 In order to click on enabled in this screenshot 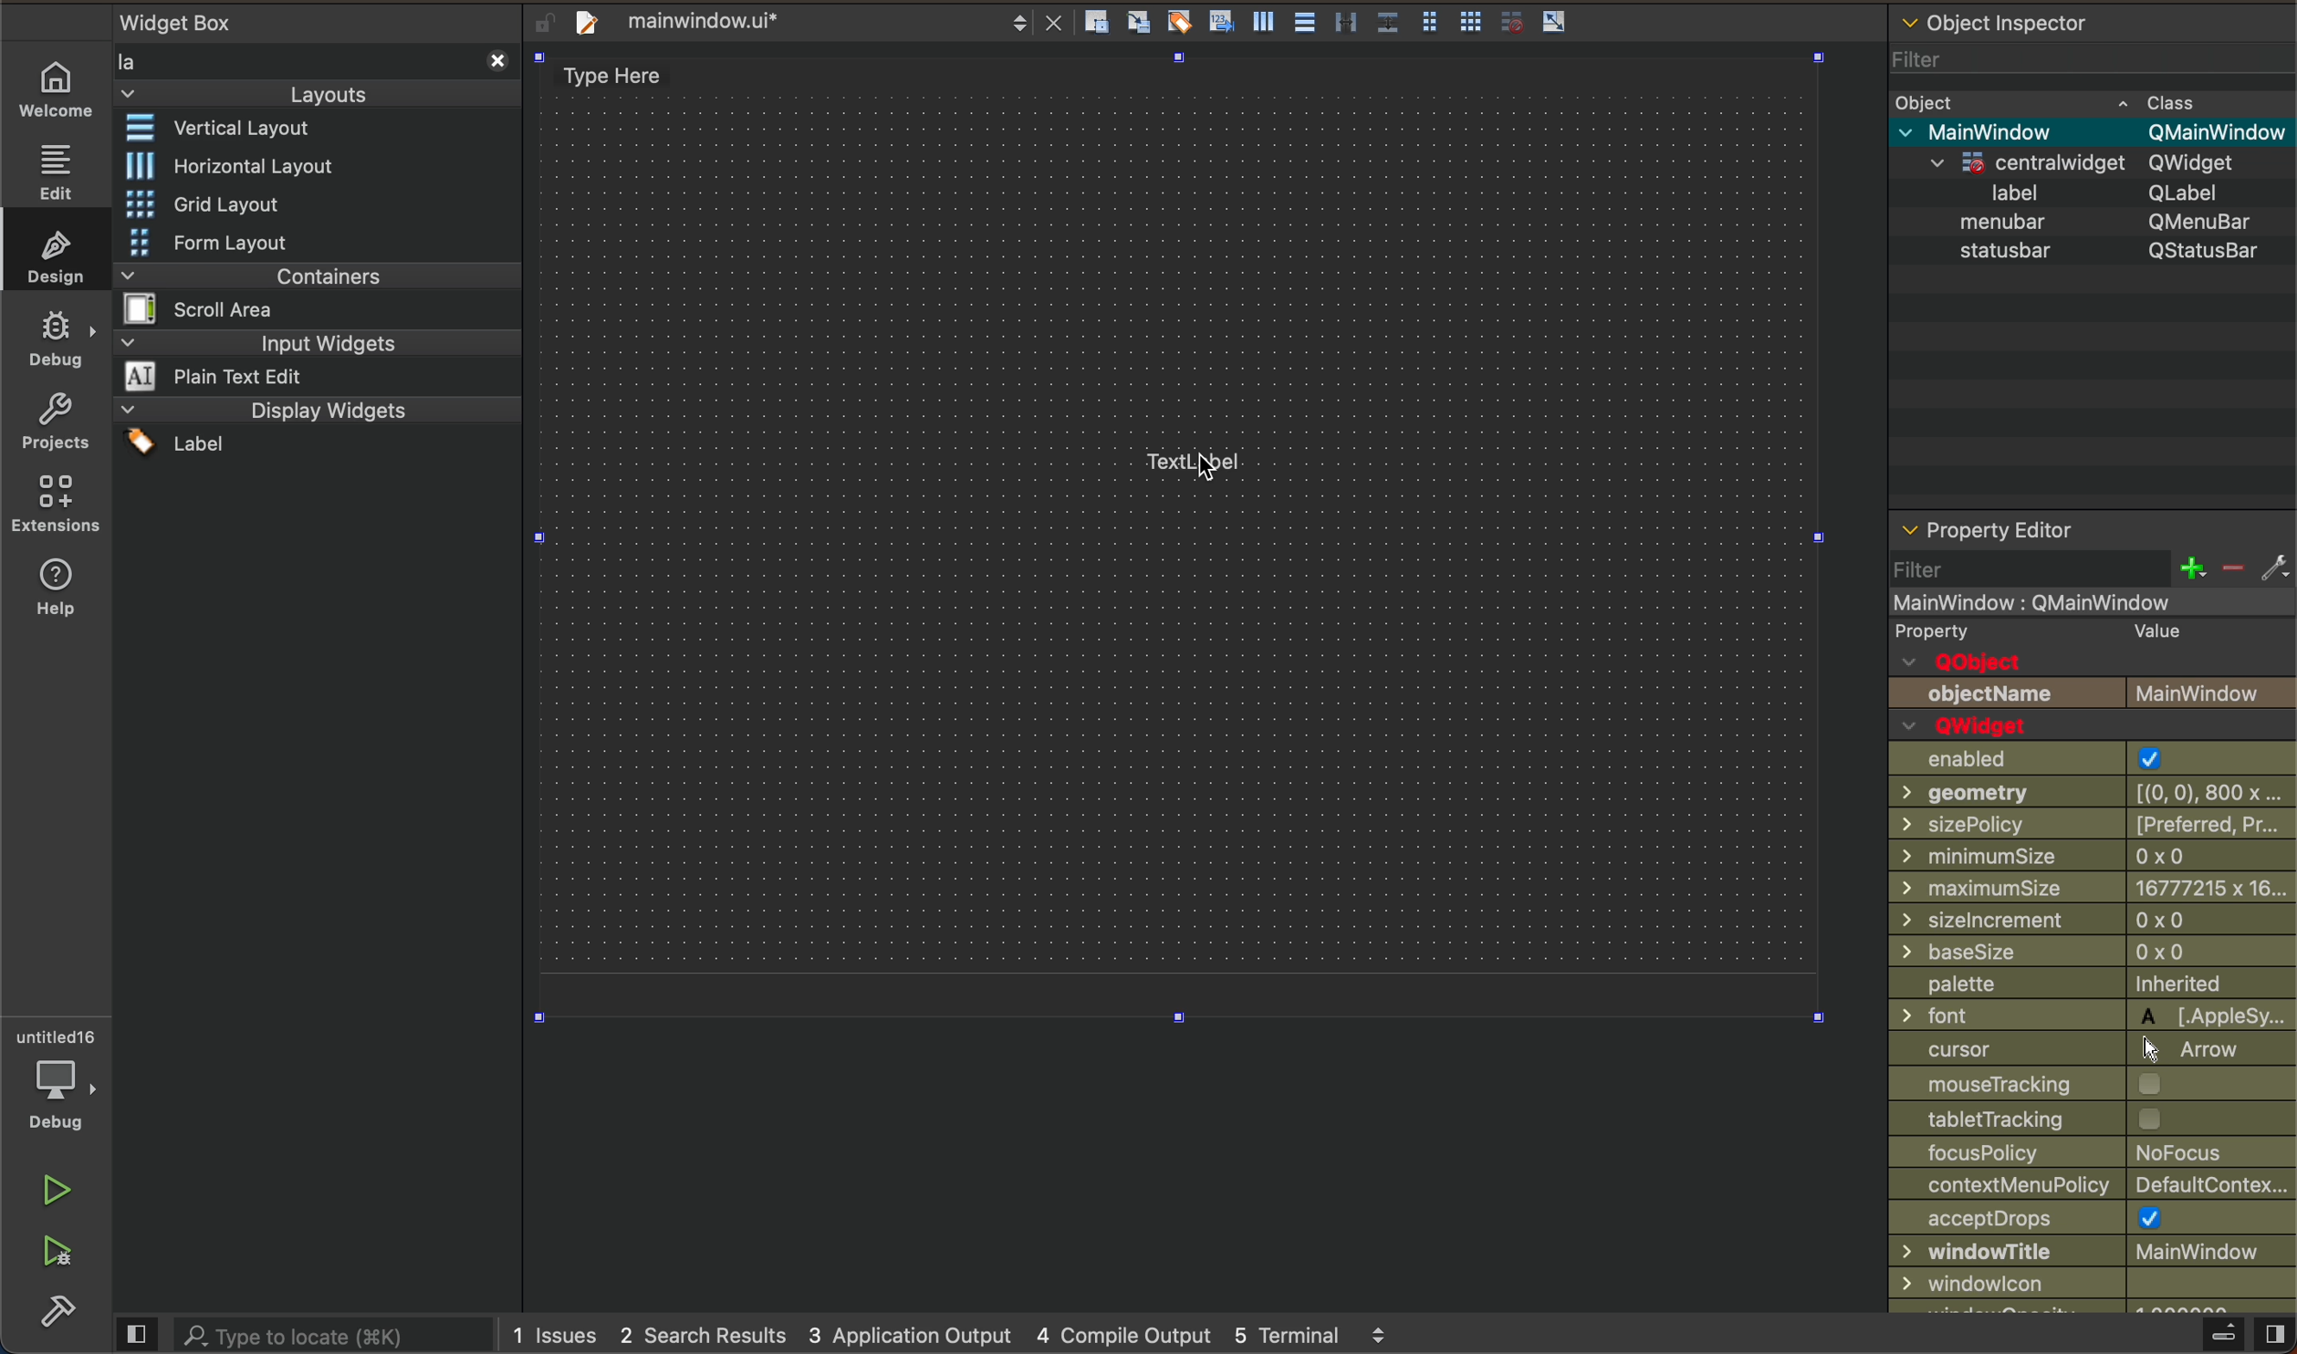, I will do `click(2090, 758)`.